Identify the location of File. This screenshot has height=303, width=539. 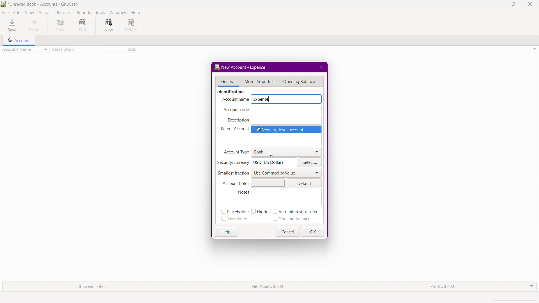
(6, 12).